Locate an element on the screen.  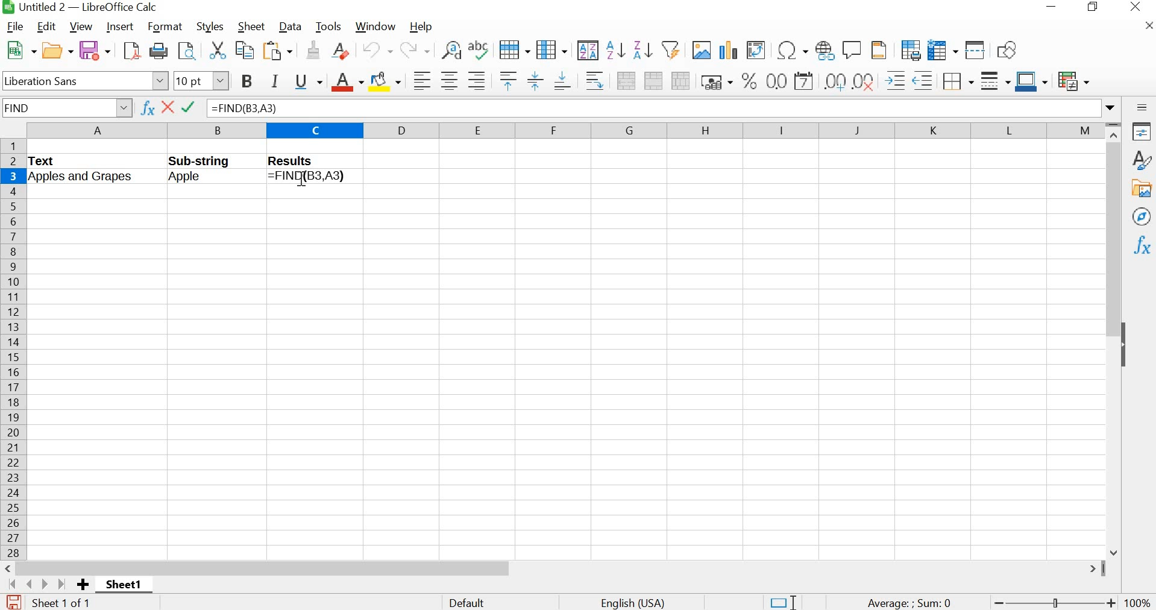
expand formula bar is located at coordinates (664, 107).